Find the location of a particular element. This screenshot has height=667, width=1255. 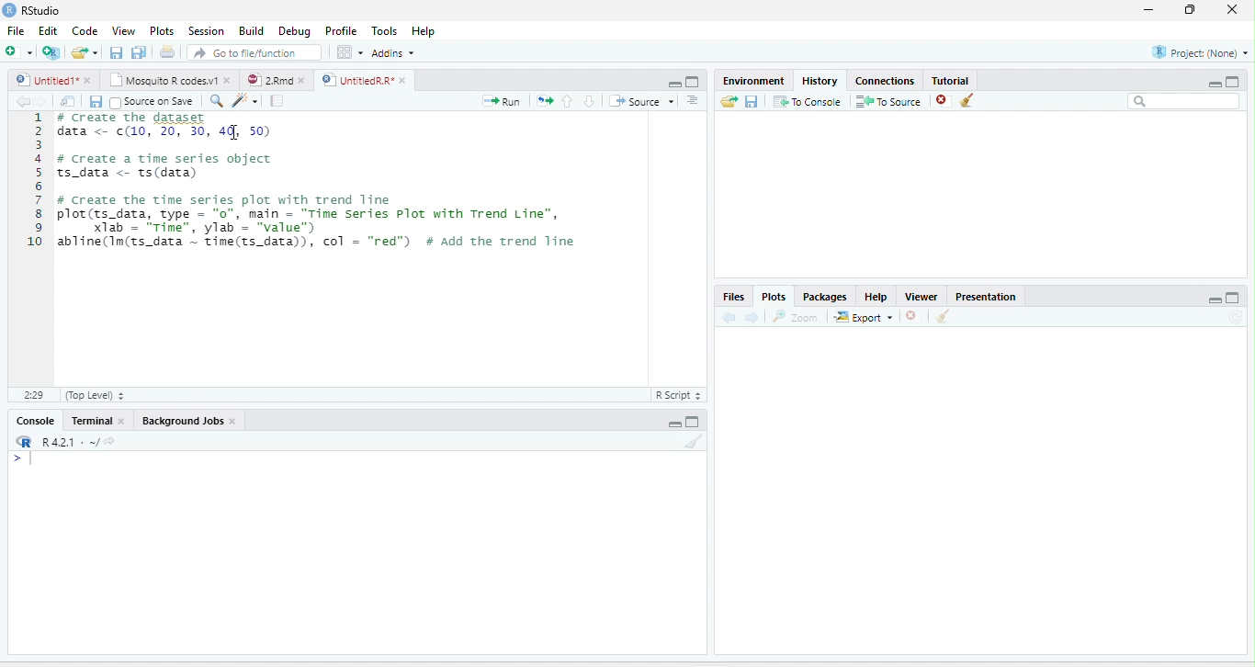

Session is located at coordinates (207, 30).